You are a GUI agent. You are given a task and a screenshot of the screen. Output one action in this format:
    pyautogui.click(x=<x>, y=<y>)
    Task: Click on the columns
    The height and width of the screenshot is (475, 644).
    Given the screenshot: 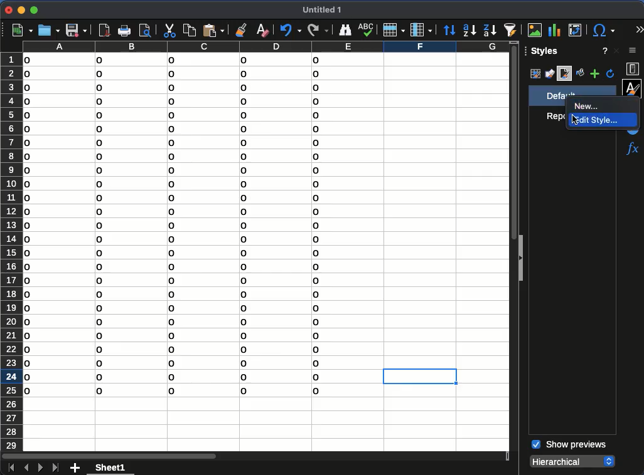 What is the action you would take?
    pyautogui.click(x=263, y=47)
    